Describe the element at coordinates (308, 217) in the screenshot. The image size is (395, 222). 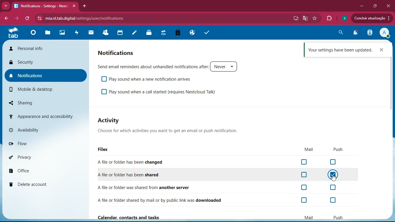
I see `mail` at that location.